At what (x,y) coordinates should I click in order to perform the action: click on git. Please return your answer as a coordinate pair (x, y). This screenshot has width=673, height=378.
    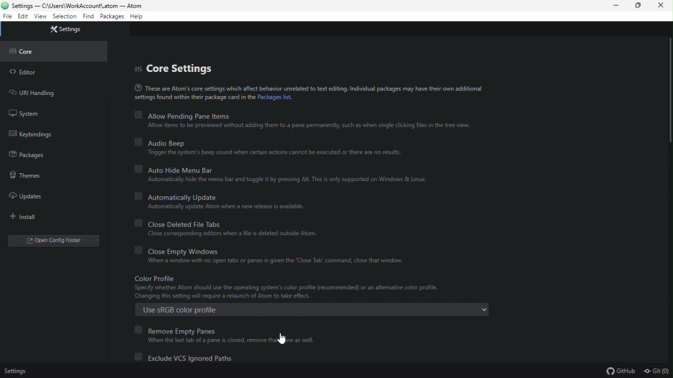
    Looking at the image, I should click on (657, 370).